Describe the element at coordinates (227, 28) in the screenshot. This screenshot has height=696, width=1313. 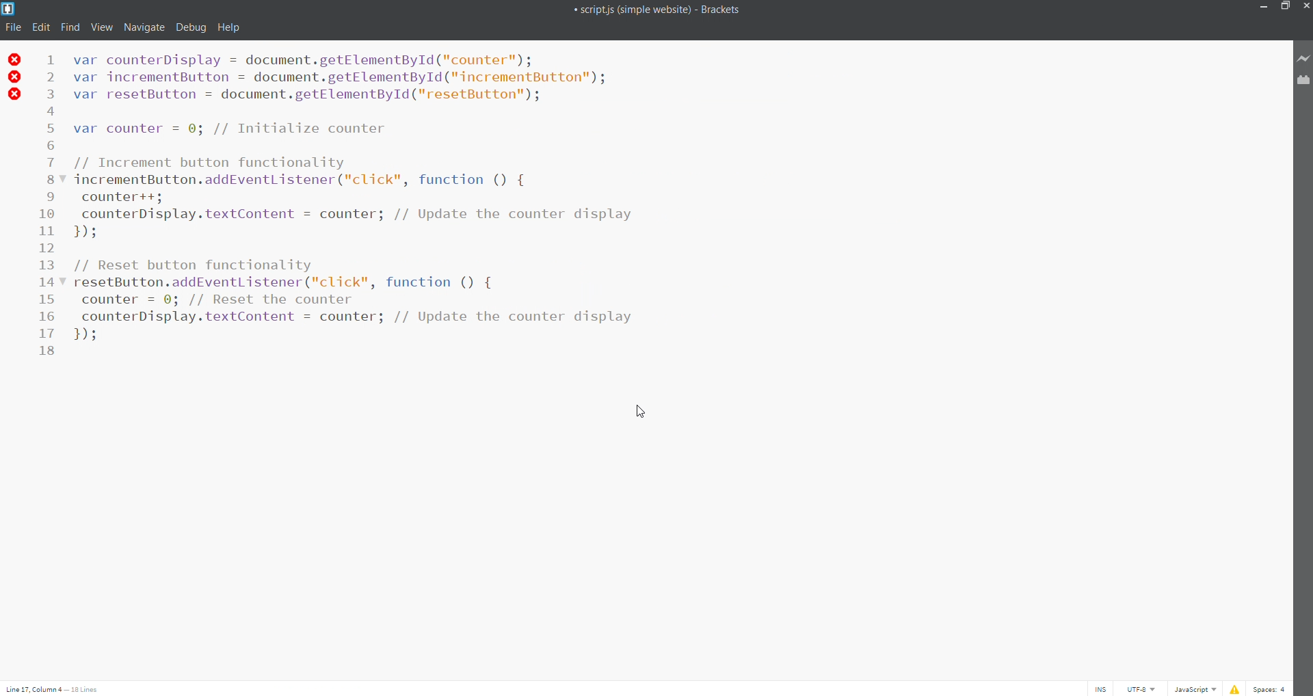
I see `help` at that location.